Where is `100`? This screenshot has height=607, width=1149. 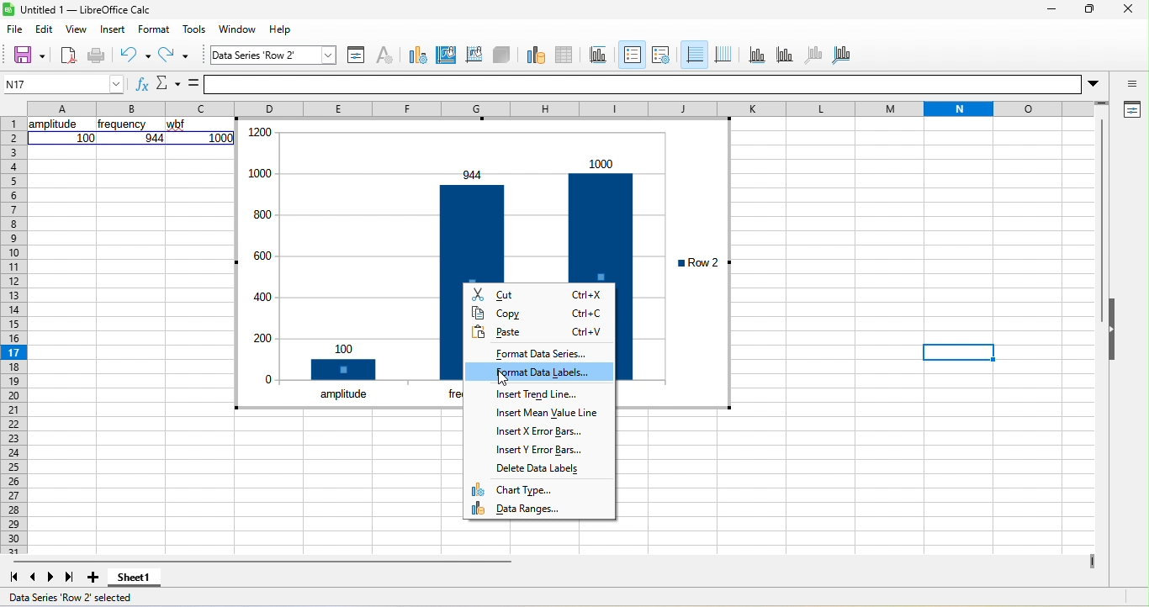
100 is located at coordinates (86, 138).